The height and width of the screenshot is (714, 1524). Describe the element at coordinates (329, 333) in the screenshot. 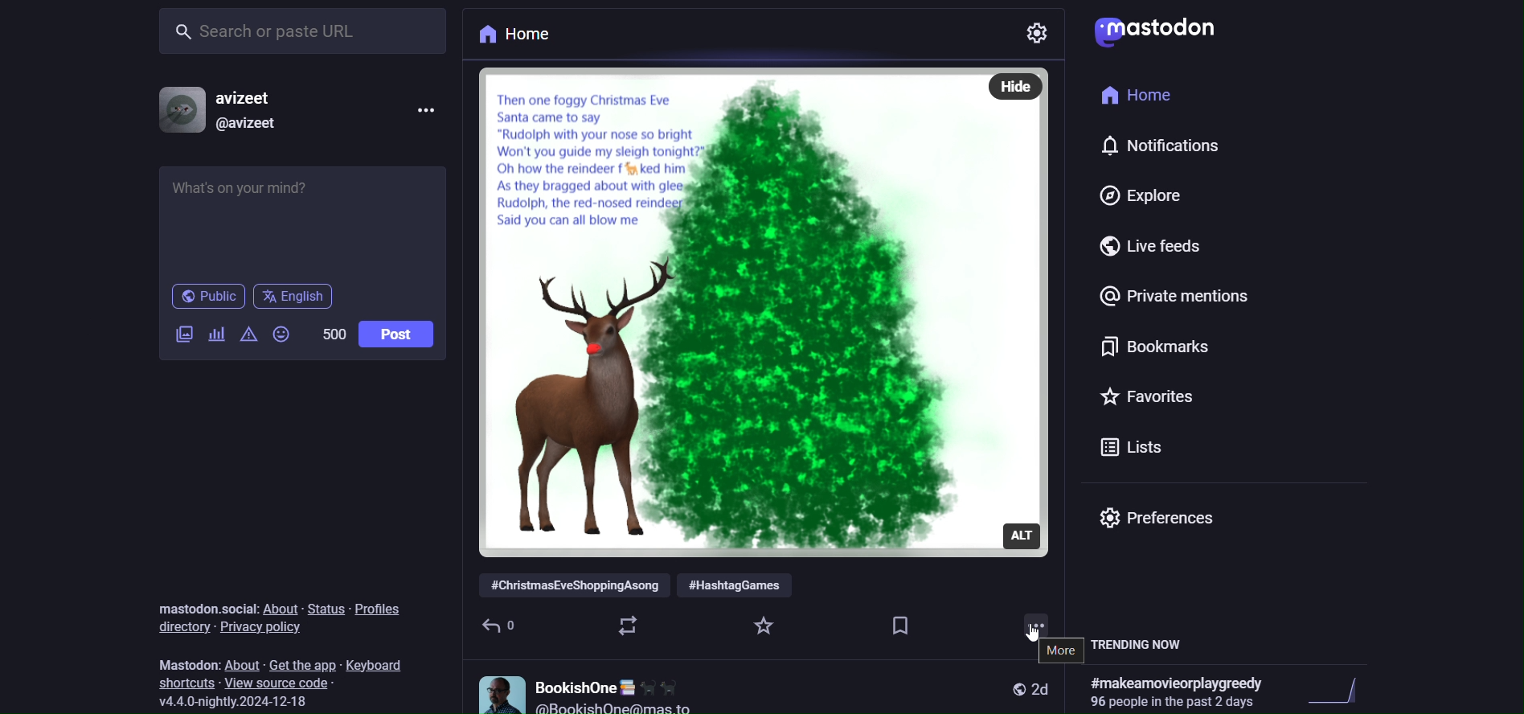

I see `500` at that location.